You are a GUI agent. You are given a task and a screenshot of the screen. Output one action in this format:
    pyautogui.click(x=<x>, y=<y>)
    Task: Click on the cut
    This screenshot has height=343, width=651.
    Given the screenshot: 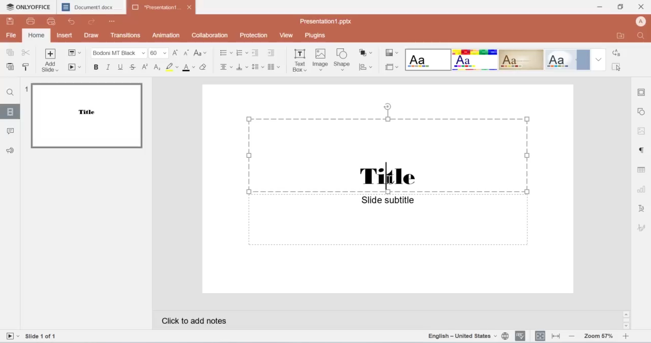 What is the action you would take?
    pyautogui.click(x=26, y=53)
    